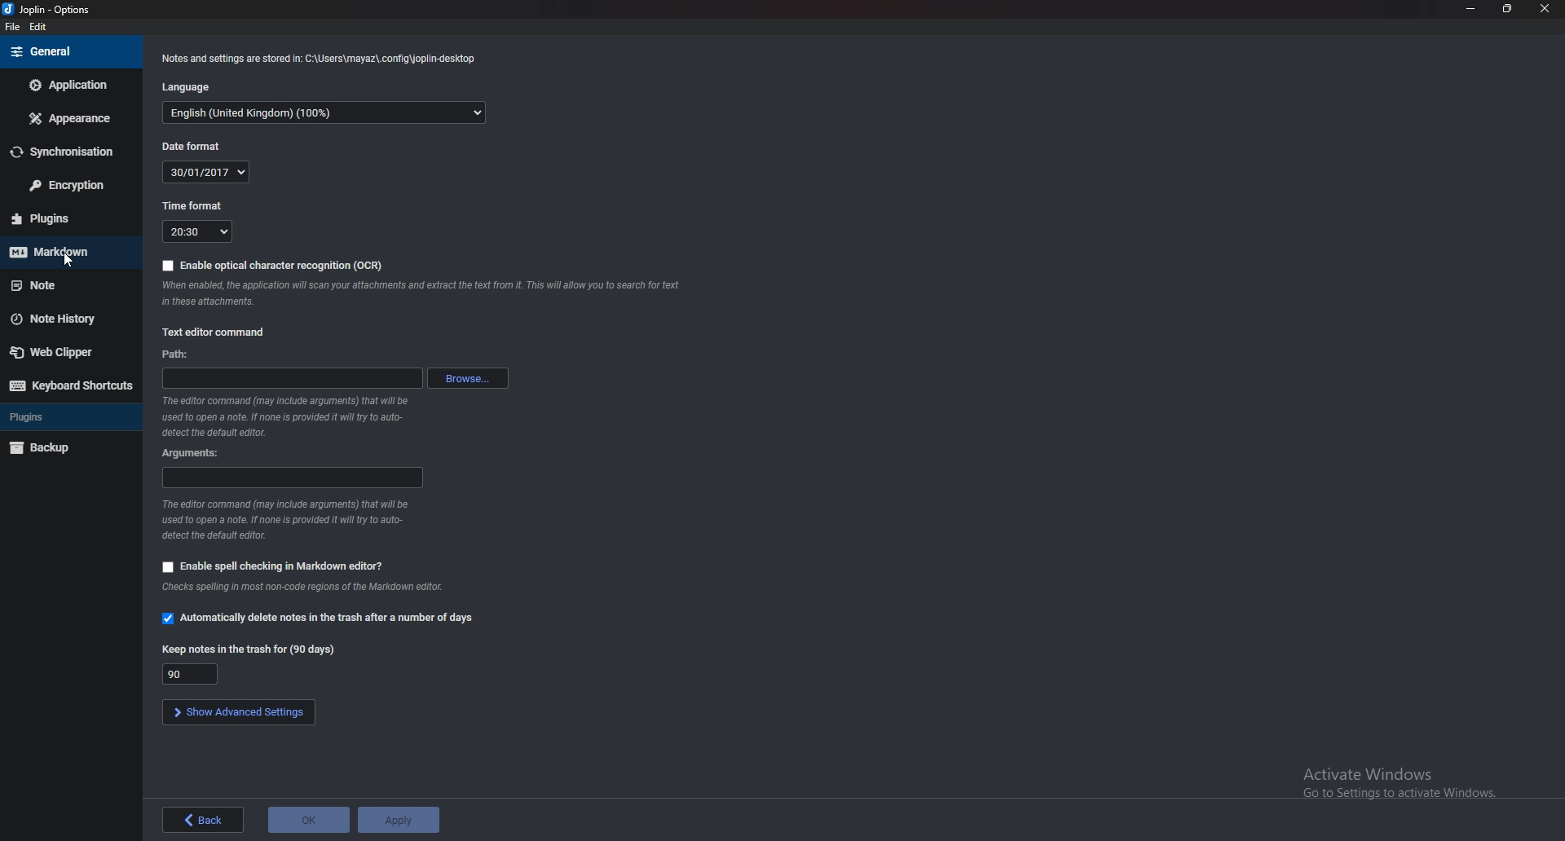 The image size is (1565, 841). What do you see at coordinates (276, 265) in the screenshot?
I see `Enable OCR` at bounding box center [276, 265].